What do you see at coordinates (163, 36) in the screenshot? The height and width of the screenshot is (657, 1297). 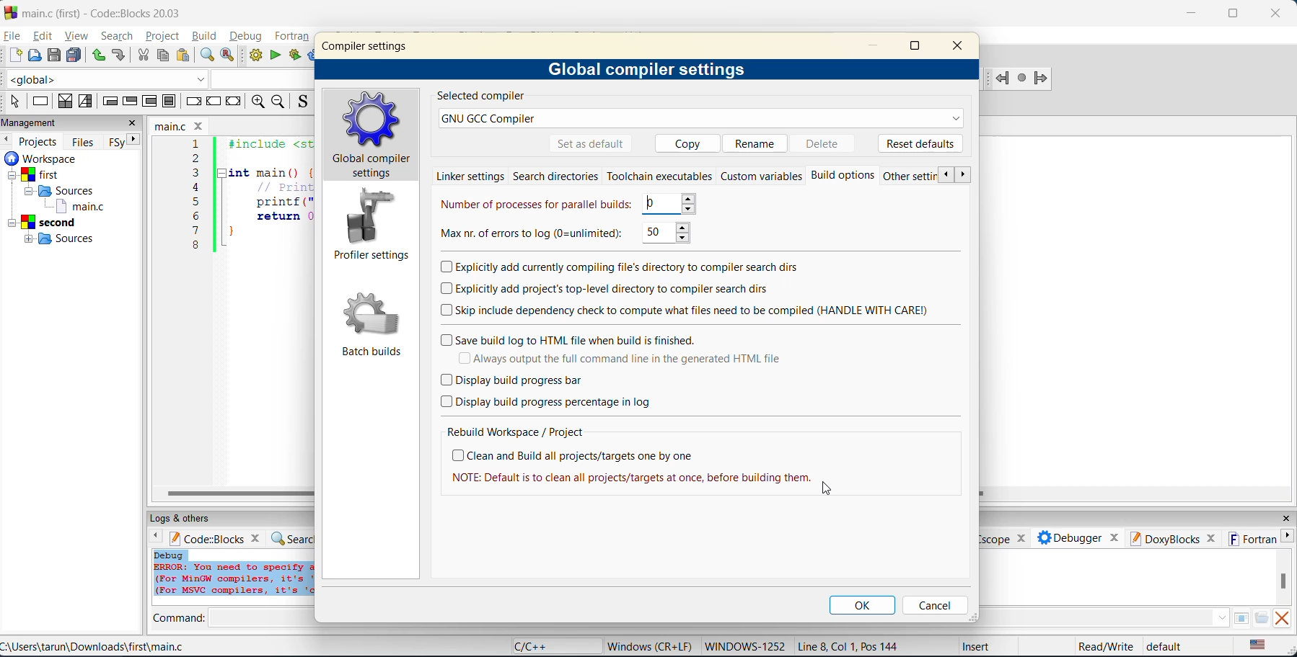 I see `project` at bounding box center [163, 36].